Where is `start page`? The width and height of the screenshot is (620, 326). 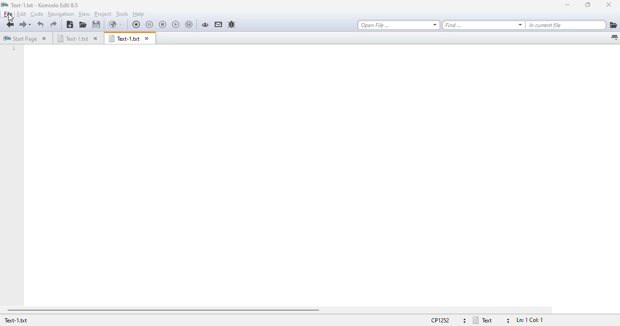
start page is located at coordinates (20, 38).